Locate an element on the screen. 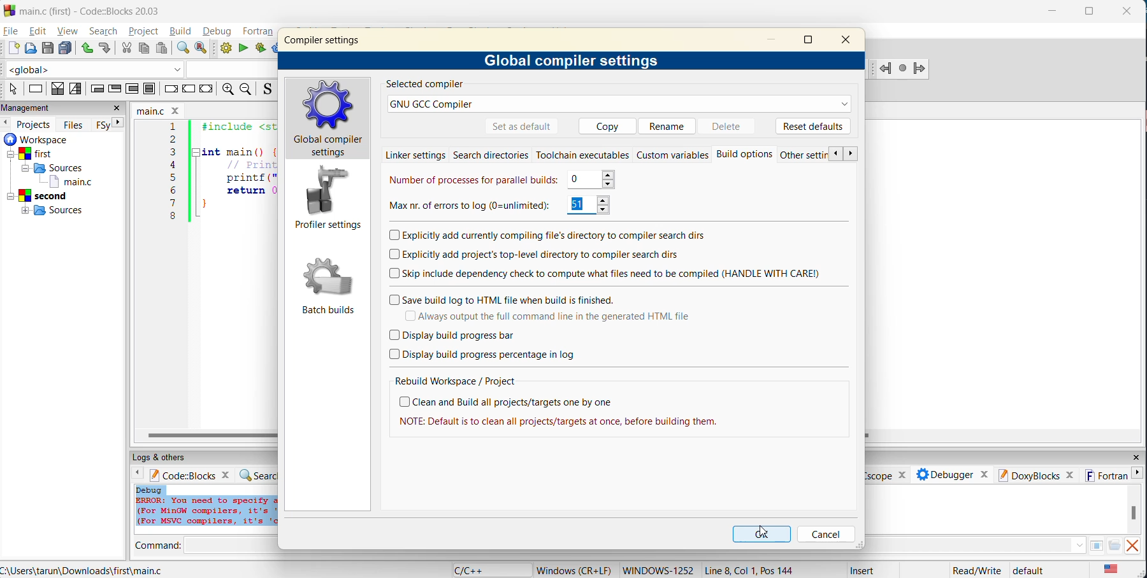  entry condition loop is located at coordinates (95, 90).